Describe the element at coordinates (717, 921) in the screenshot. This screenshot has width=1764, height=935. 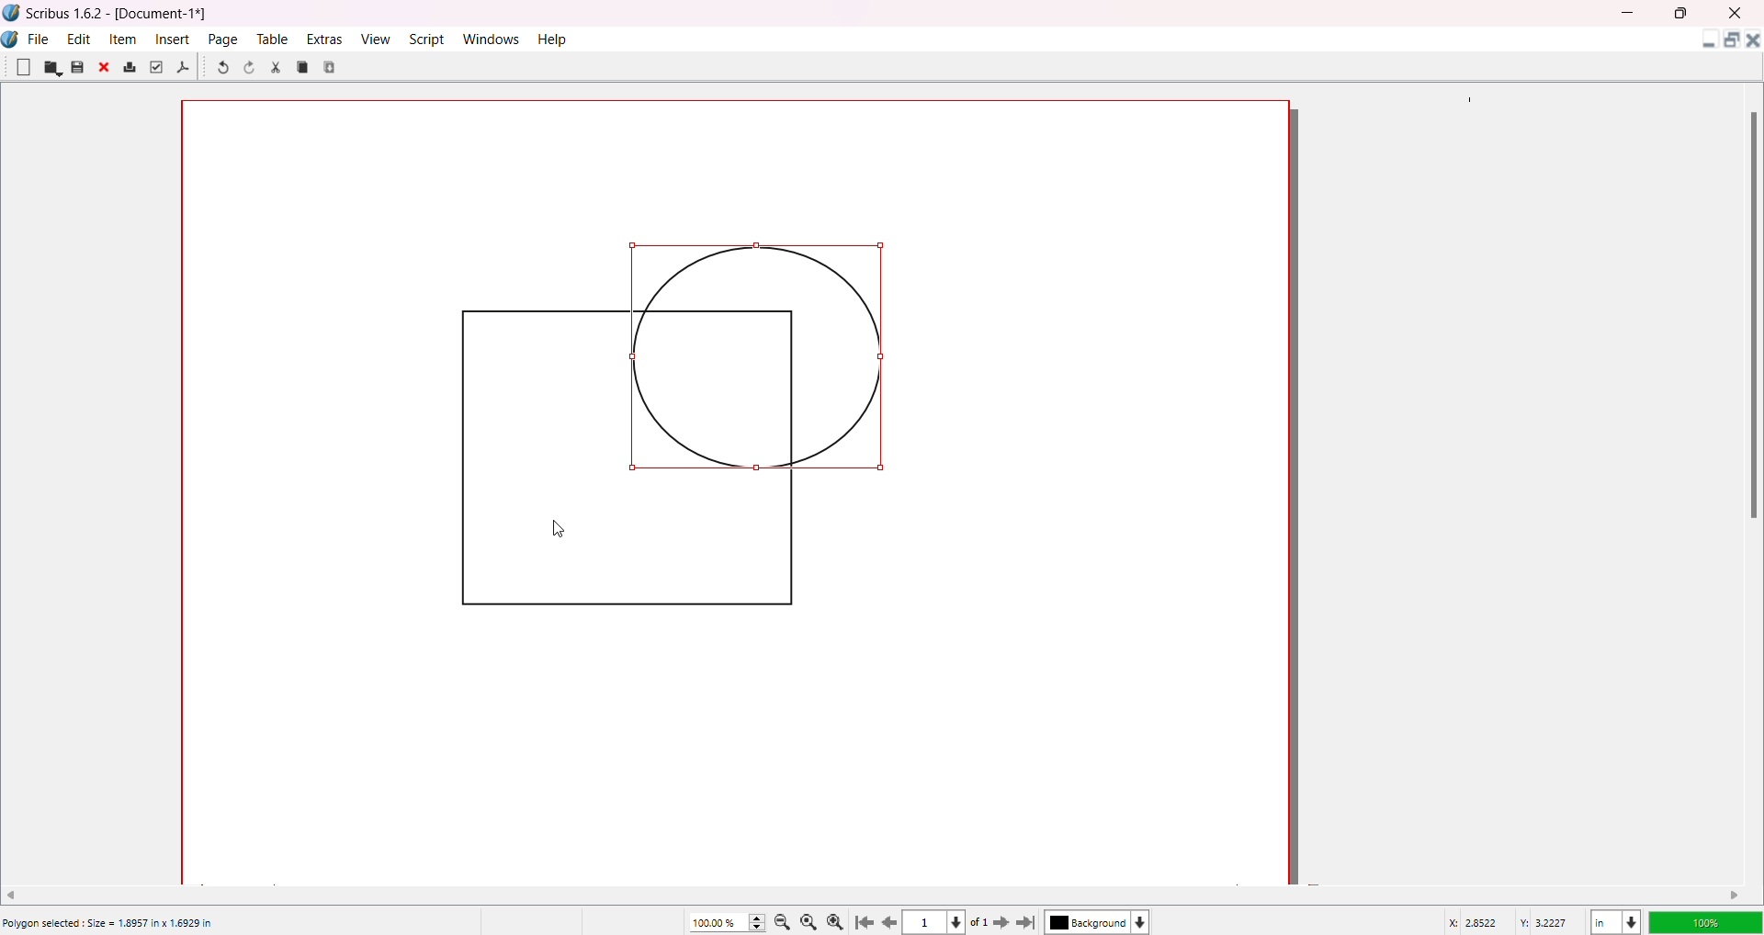
I see `Zoom percentage` at that location.